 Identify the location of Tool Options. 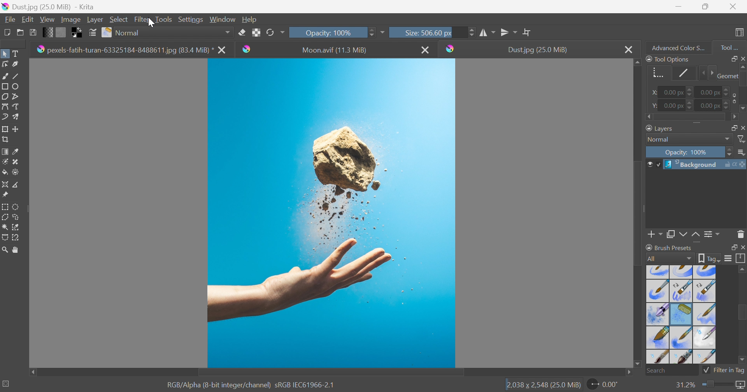
(668, 59).